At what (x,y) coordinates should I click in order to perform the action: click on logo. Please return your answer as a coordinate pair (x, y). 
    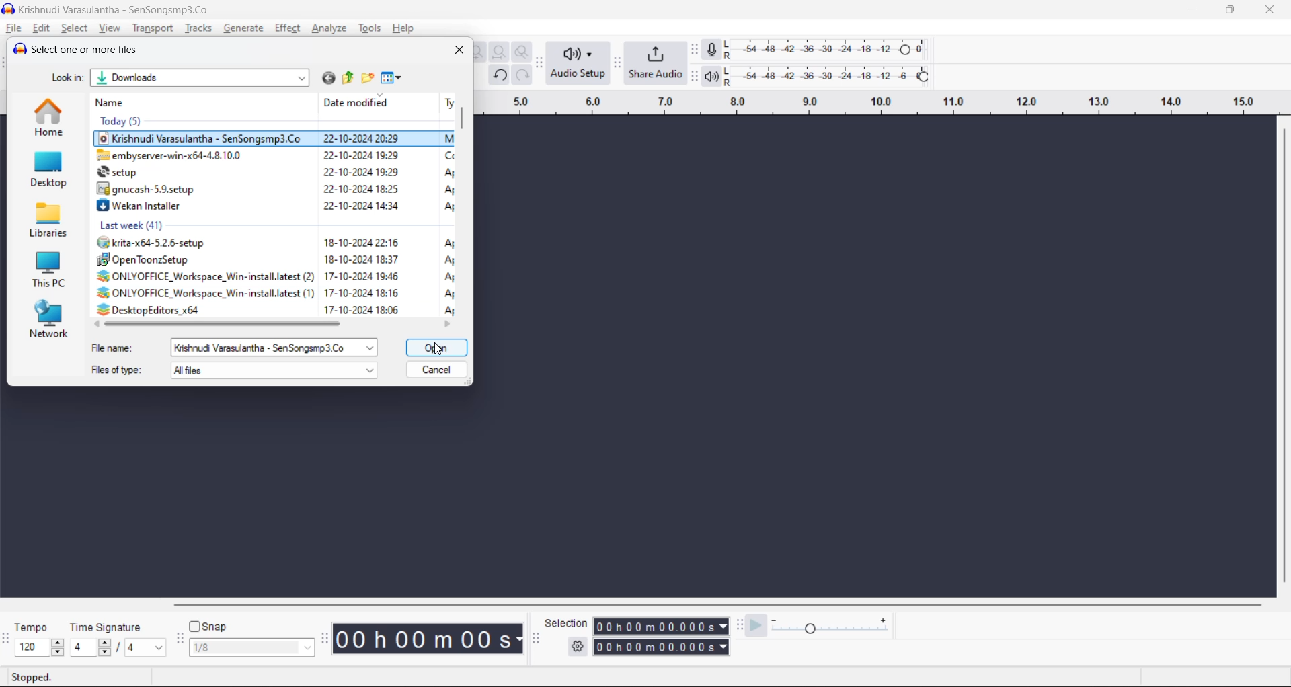
    Looking at the image, I should click on (8, 10).